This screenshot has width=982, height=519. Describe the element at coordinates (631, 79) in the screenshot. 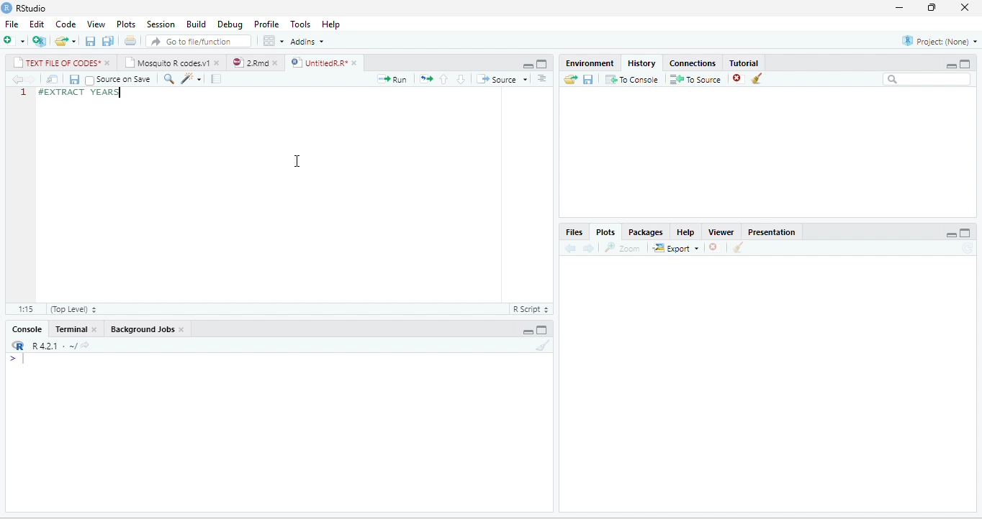

I see `To Console` at that location.